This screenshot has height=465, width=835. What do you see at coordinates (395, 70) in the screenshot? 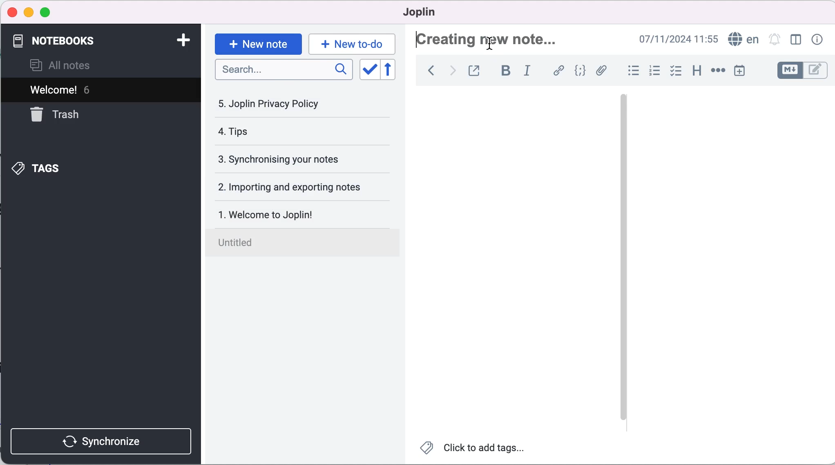
I see `reverse sort order` at bounding box center [395, 70].